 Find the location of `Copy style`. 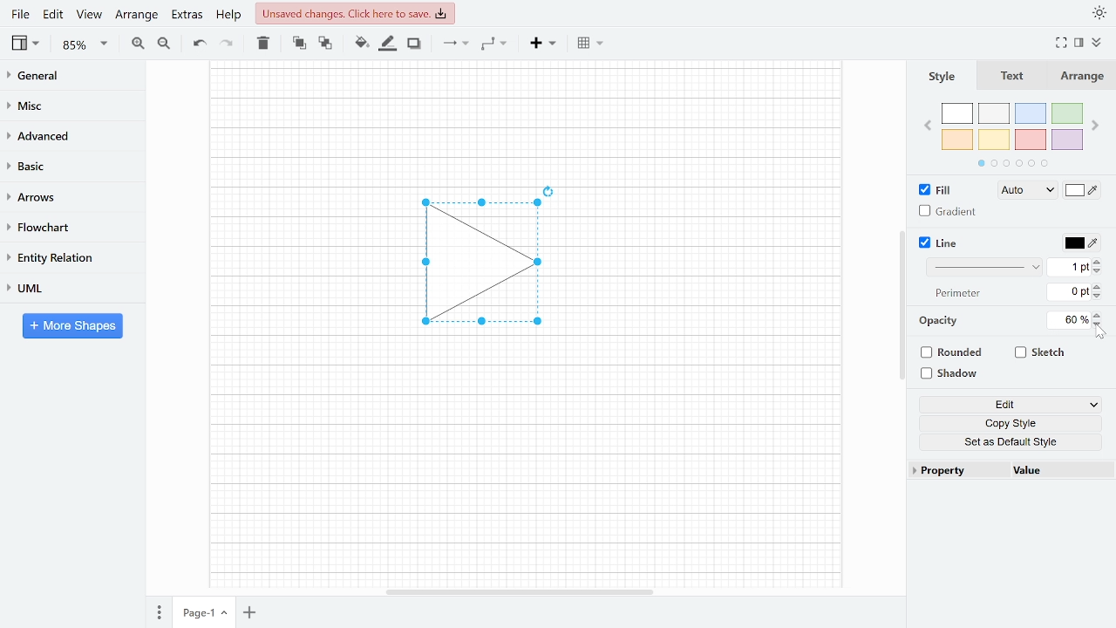

Copy style is located at coordinates (1014, 424).